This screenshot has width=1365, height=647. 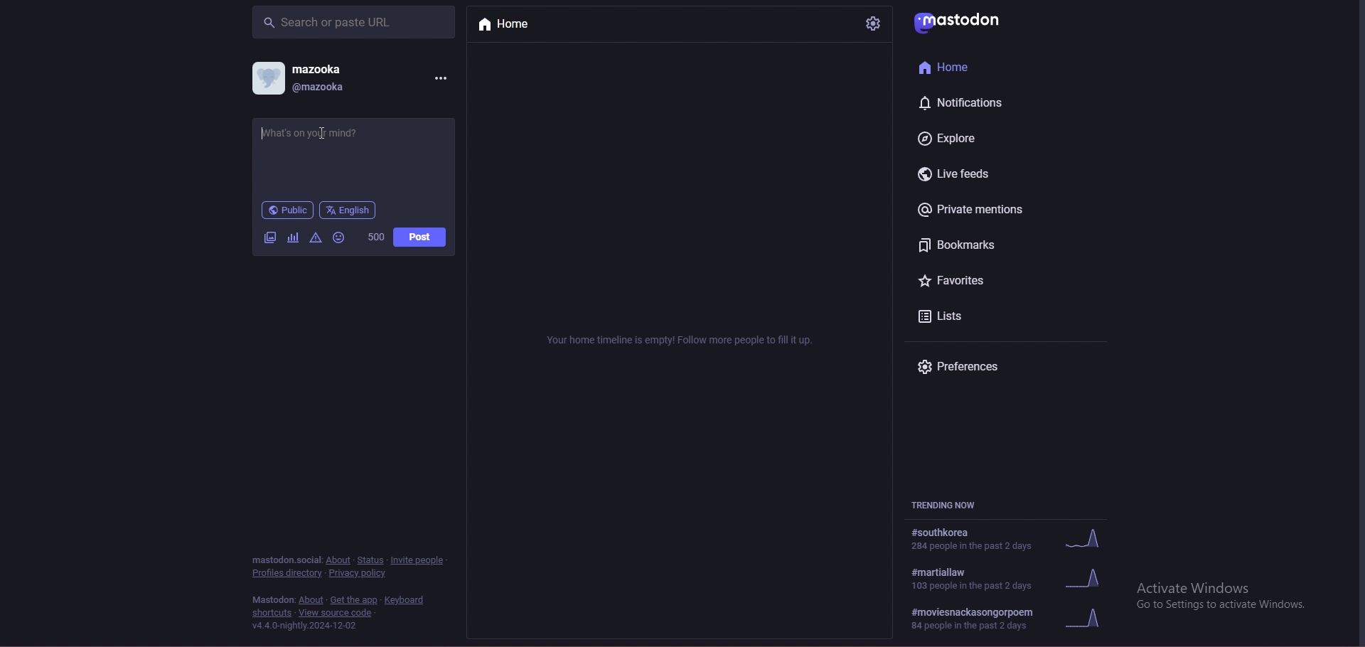 What do you see at coordinates (668, 343) in the screenshot?
I see `Your home timeline is empty! Follow more people to fill it up.` at bounding box center [668, 343].